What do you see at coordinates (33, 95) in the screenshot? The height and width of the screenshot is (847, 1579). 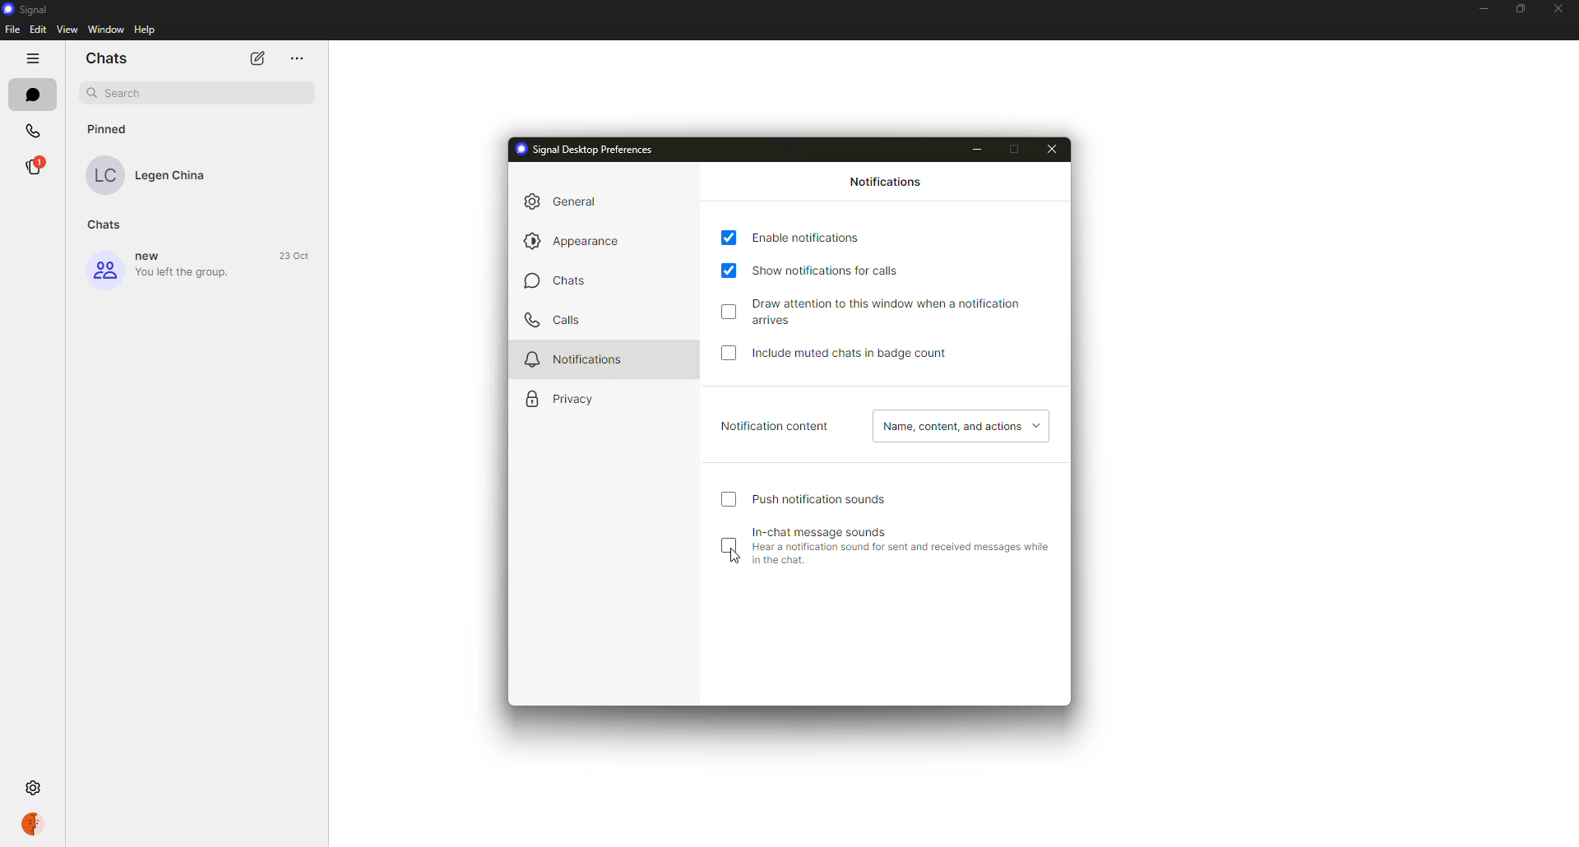 I see `chats` at bounding box center [33, 95].